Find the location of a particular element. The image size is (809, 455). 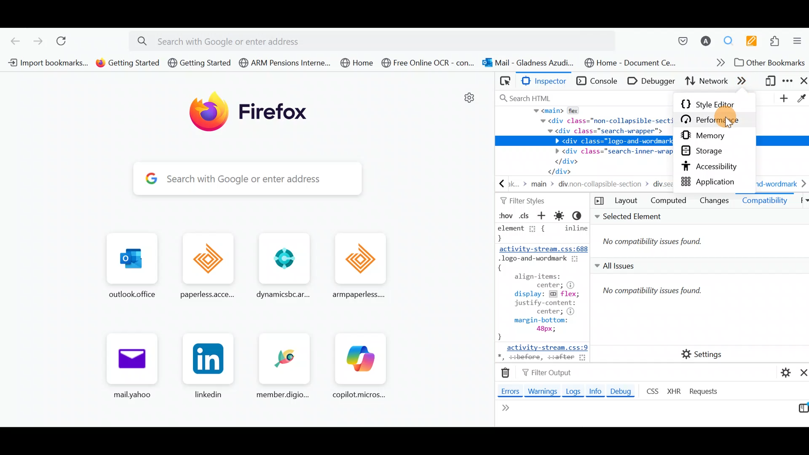

Other bookmarks is located at coordinates (770, 64).